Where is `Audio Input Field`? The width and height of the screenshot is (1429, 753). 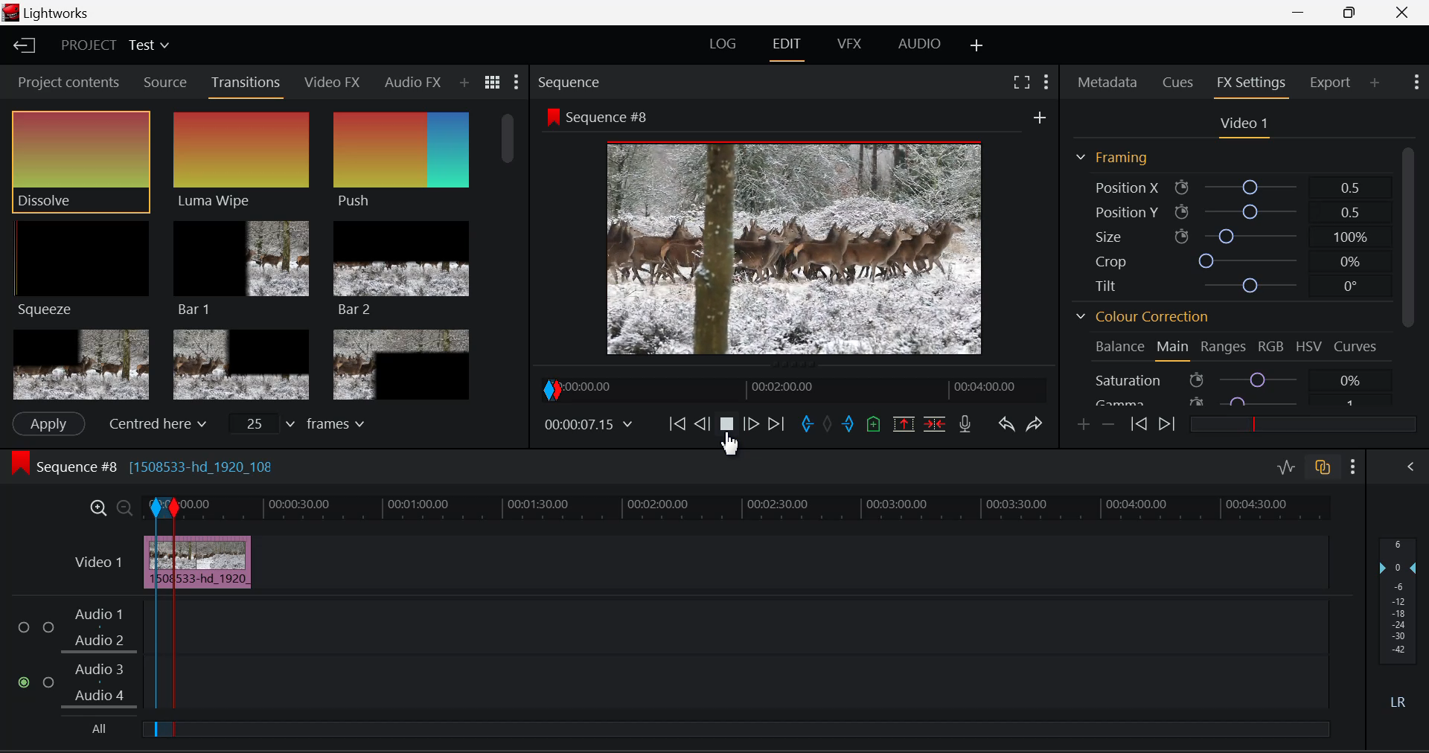 Audio Input Field is located at coordinates (754, 626).